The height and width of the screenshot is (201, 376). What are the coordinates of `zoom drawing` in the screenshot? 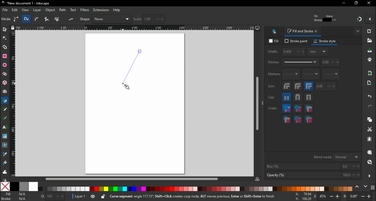 It's located at (370, 163).